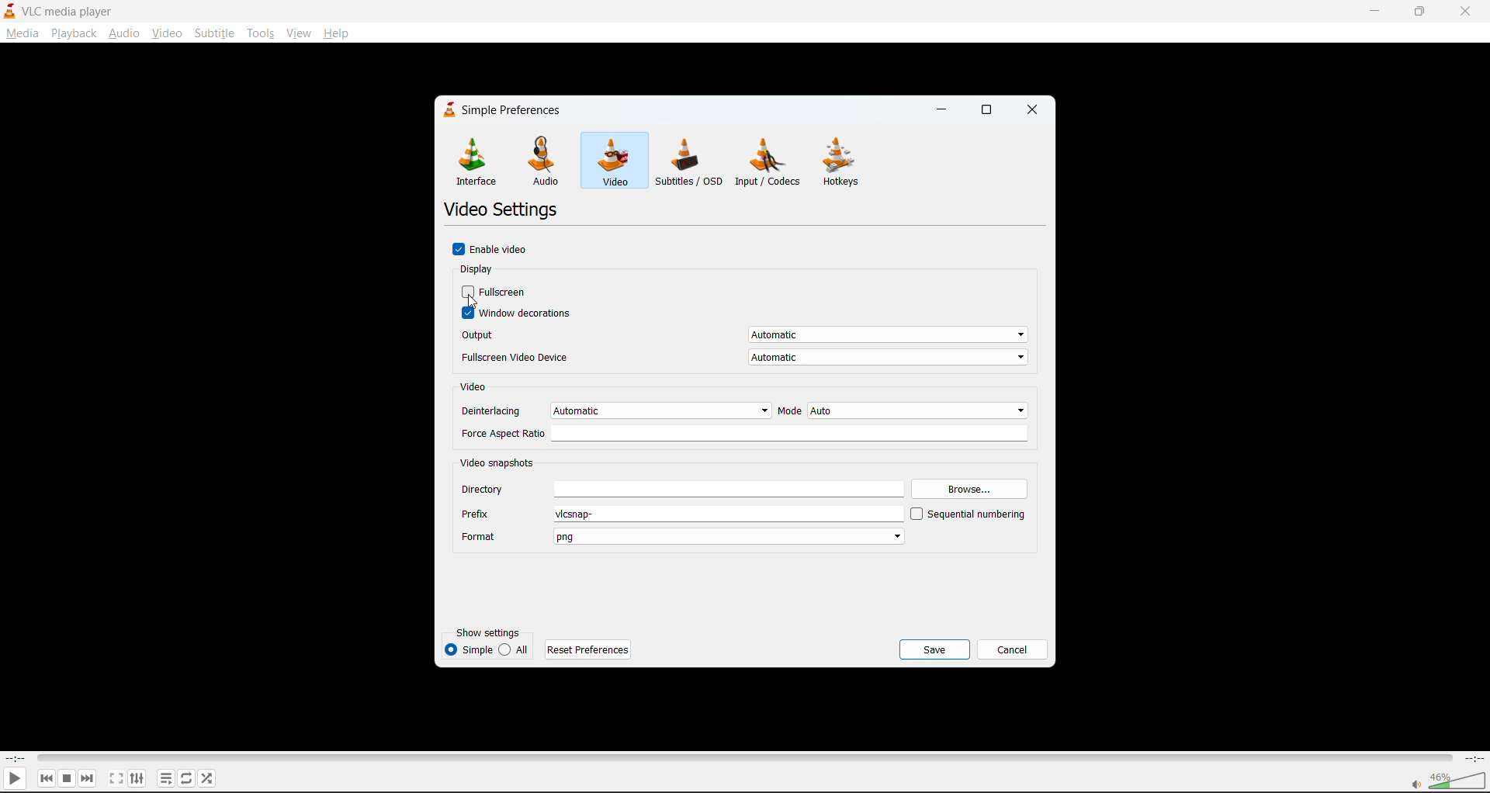 Image resolution: width=1490 pixels, height=793 pixels. What do you see at coordinates (740, 356) in the screenshot?
I see `fullscreen video device` at bounding box center [740, 356].